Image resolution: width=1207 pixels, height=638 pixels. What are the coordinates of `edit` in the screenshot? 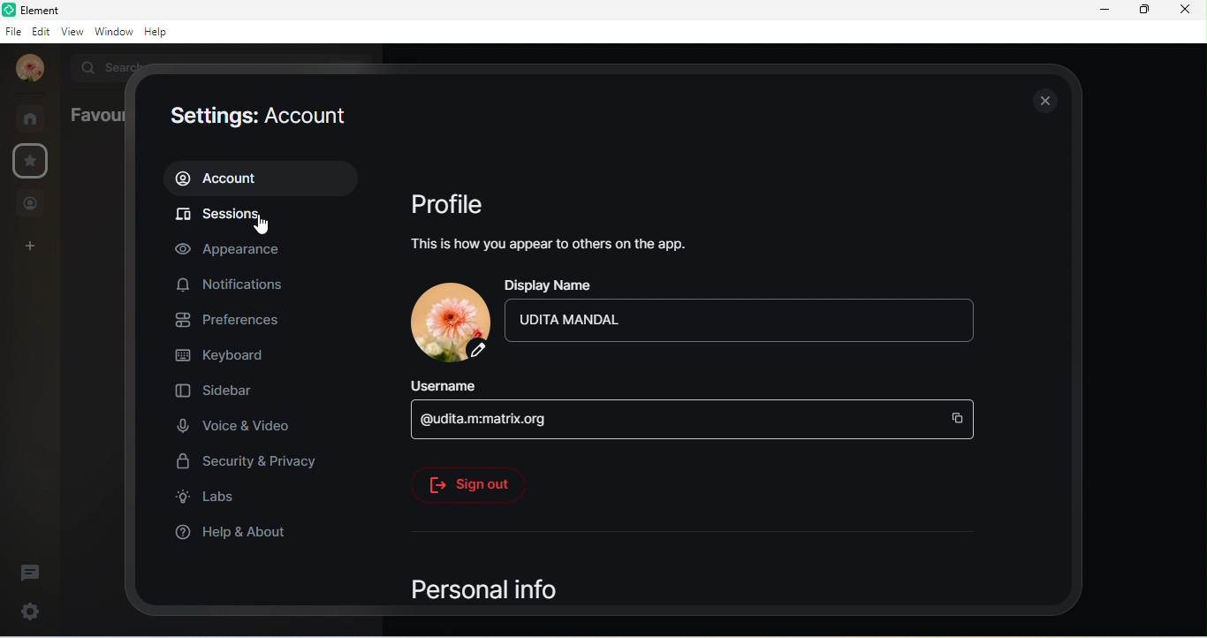 It's located at (42, 31).